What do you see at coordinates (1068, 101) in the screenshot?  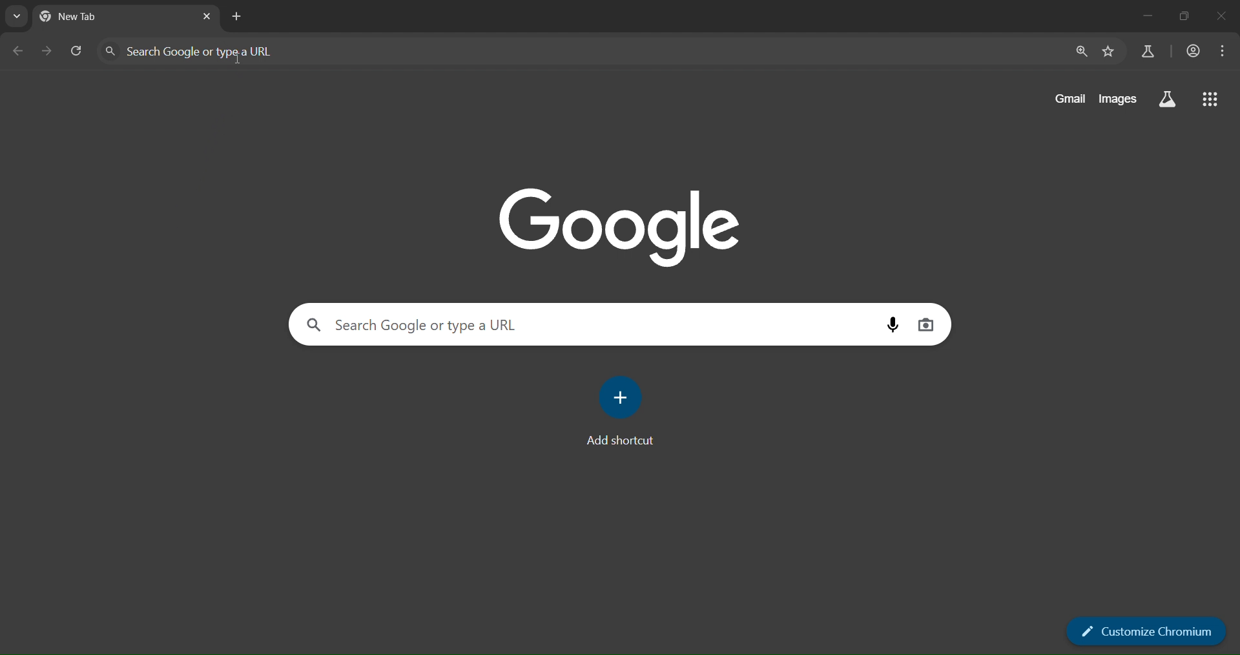 I see `gmail` at bounding box center [1068, 101].